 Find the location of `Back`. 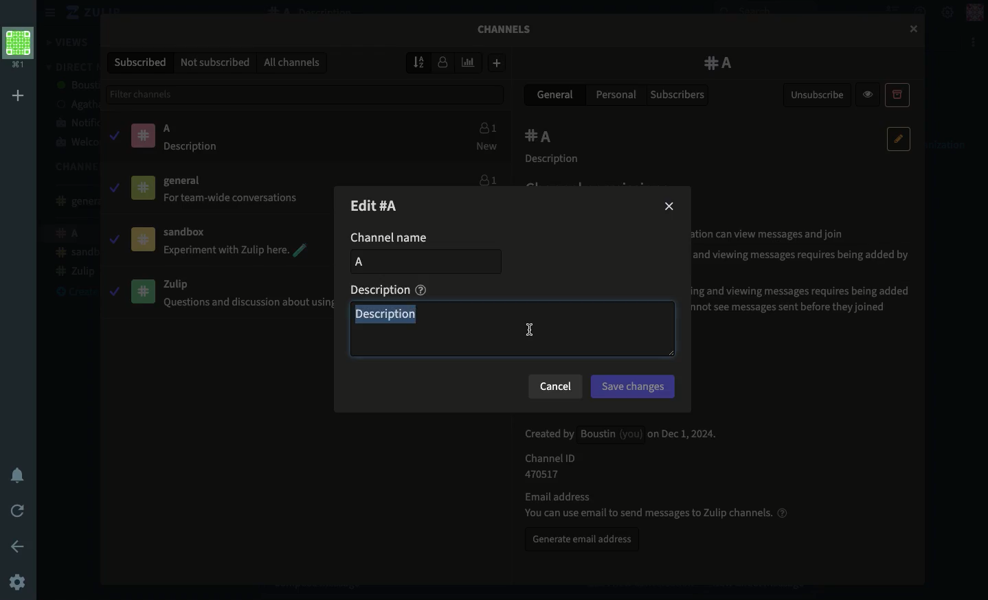

Back is located at coordinates (20, 546).